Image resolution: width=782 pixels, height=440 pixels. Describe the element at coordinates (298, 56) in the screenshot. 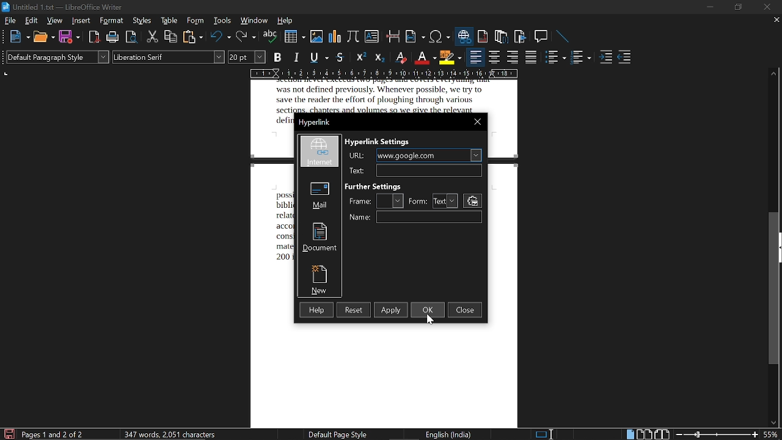

I see `italic` at that location.